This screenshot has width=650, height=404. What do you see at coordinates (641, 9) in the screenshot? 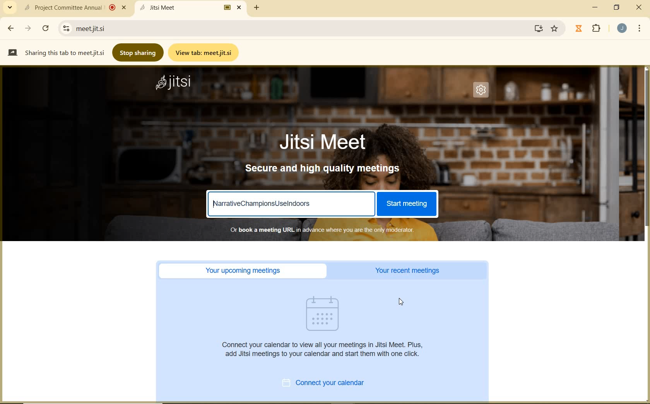
I see `close` at bounding box center [641, 9].